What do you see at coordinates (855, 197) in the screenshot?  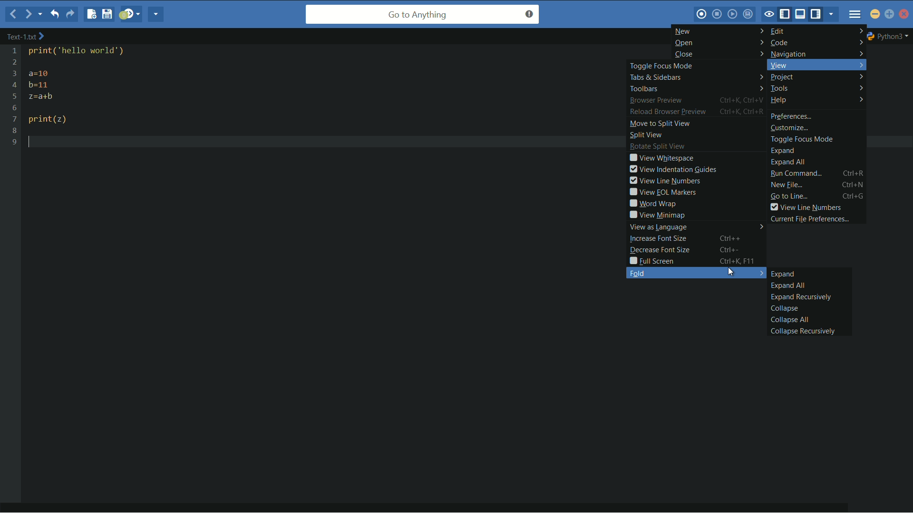 I see `ctrl+G` at bounding box center [855, 197].